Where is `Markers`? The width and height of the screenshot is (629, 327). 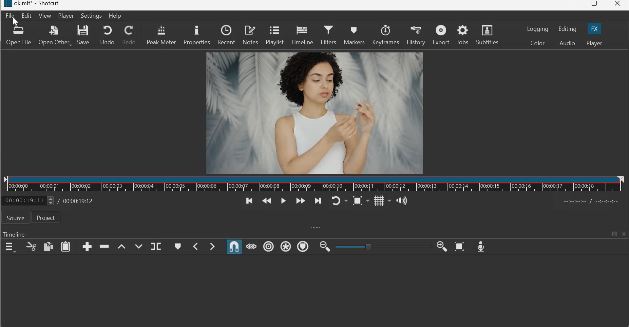
Markers is located at coordinates (353, 34).